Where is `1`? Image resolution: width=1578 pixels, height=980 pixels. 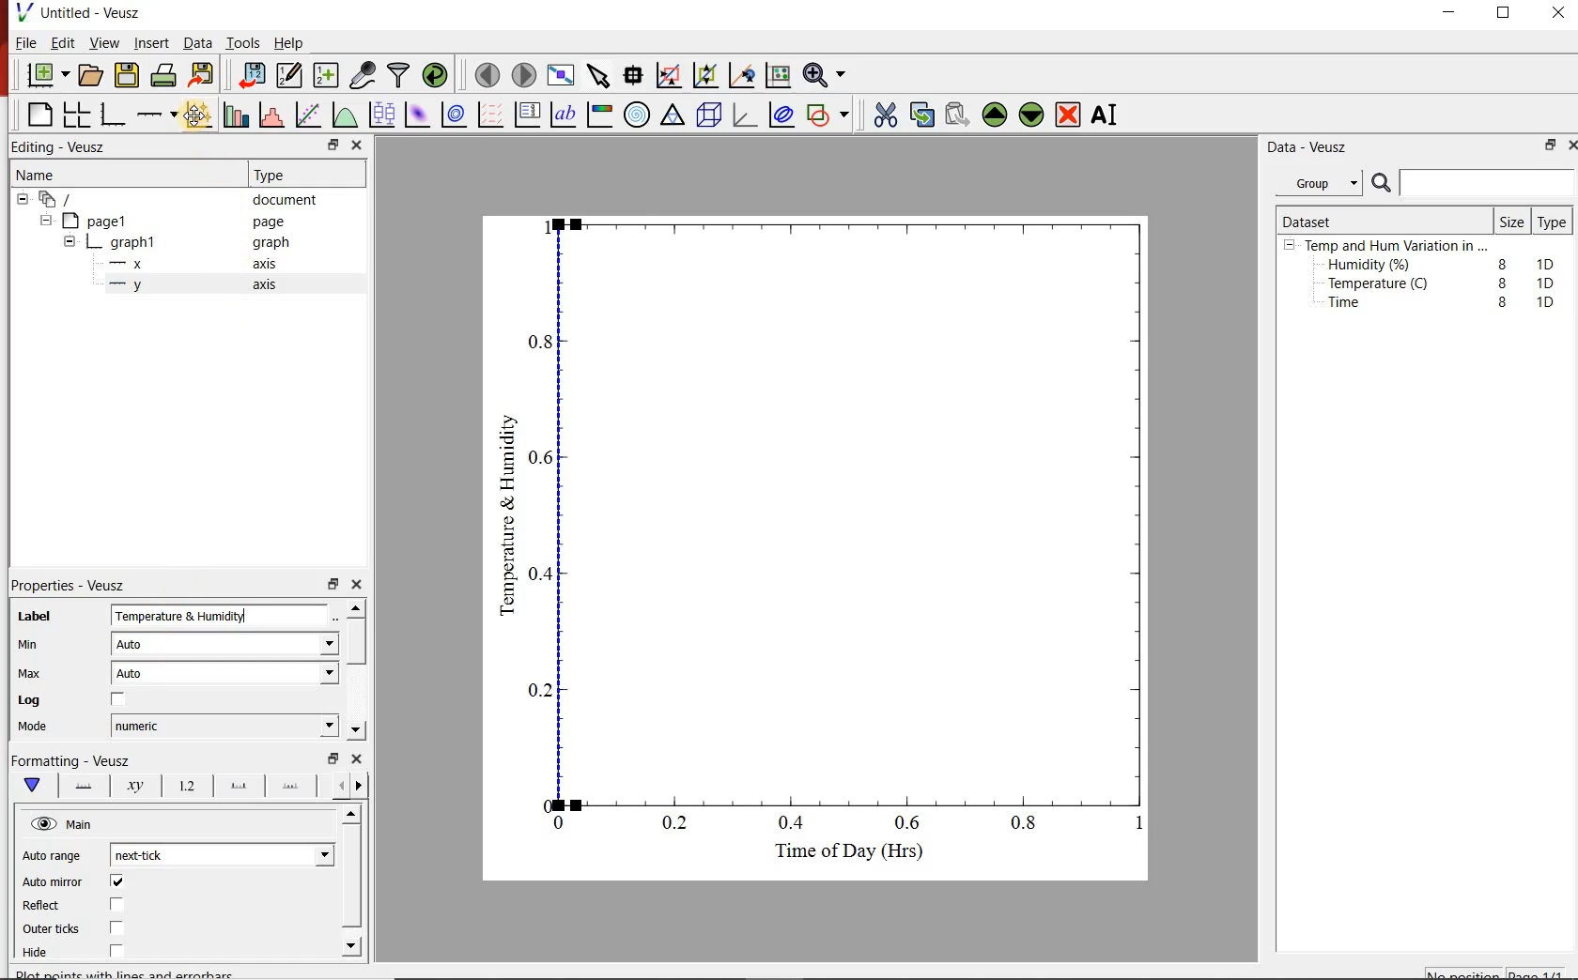
1 is located at coordinates (1133, 827).